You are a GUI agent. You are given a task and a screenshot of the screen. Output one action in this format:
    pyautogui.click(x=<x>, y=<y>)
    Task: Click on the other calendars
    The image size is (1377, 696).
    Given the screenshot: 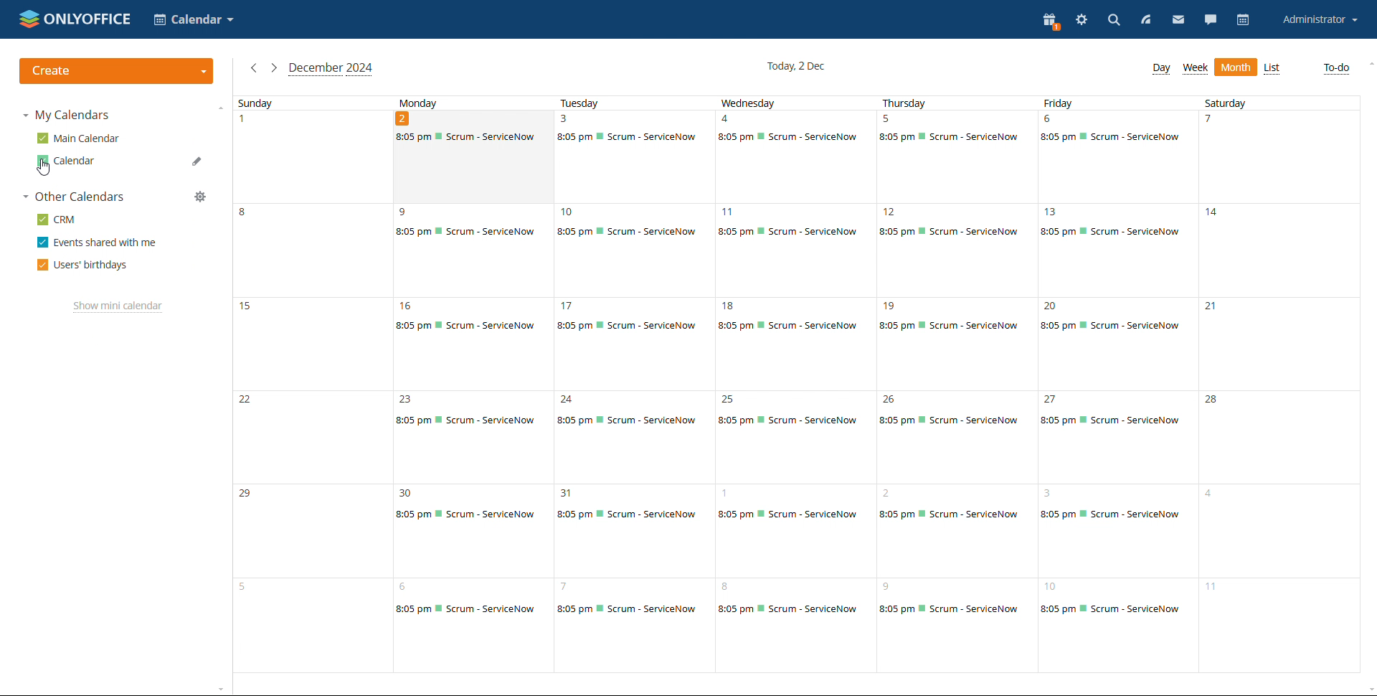 What is the action you would take?
    pyautogui.click(x=73, y=197)
    